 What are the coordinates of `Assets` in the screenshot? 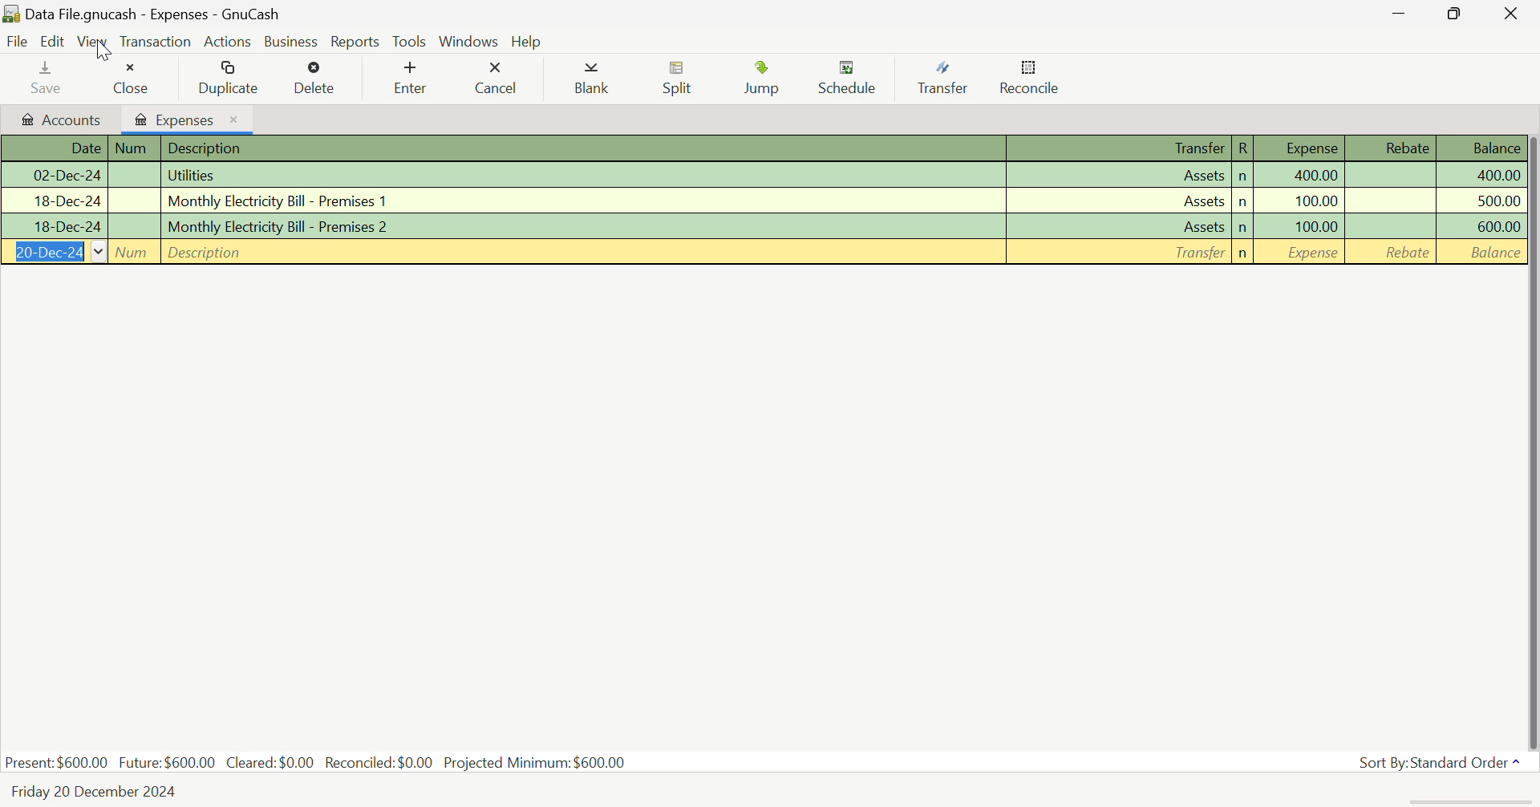 It's located at (1117, 225).